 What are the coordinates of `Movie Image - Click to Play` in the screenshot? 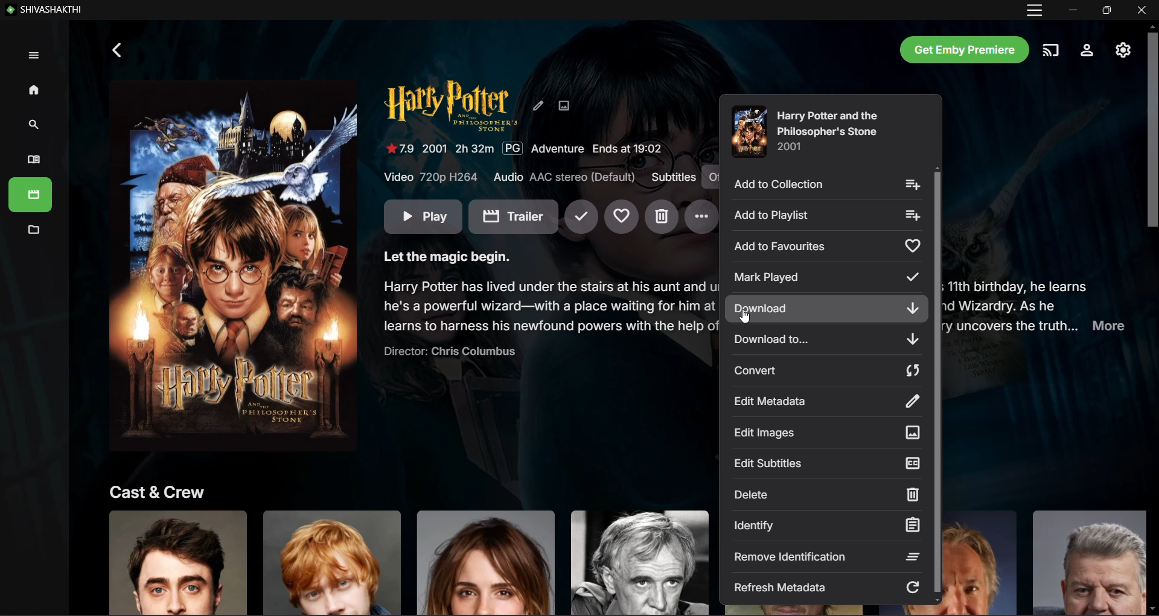 It's located at (234, 266).